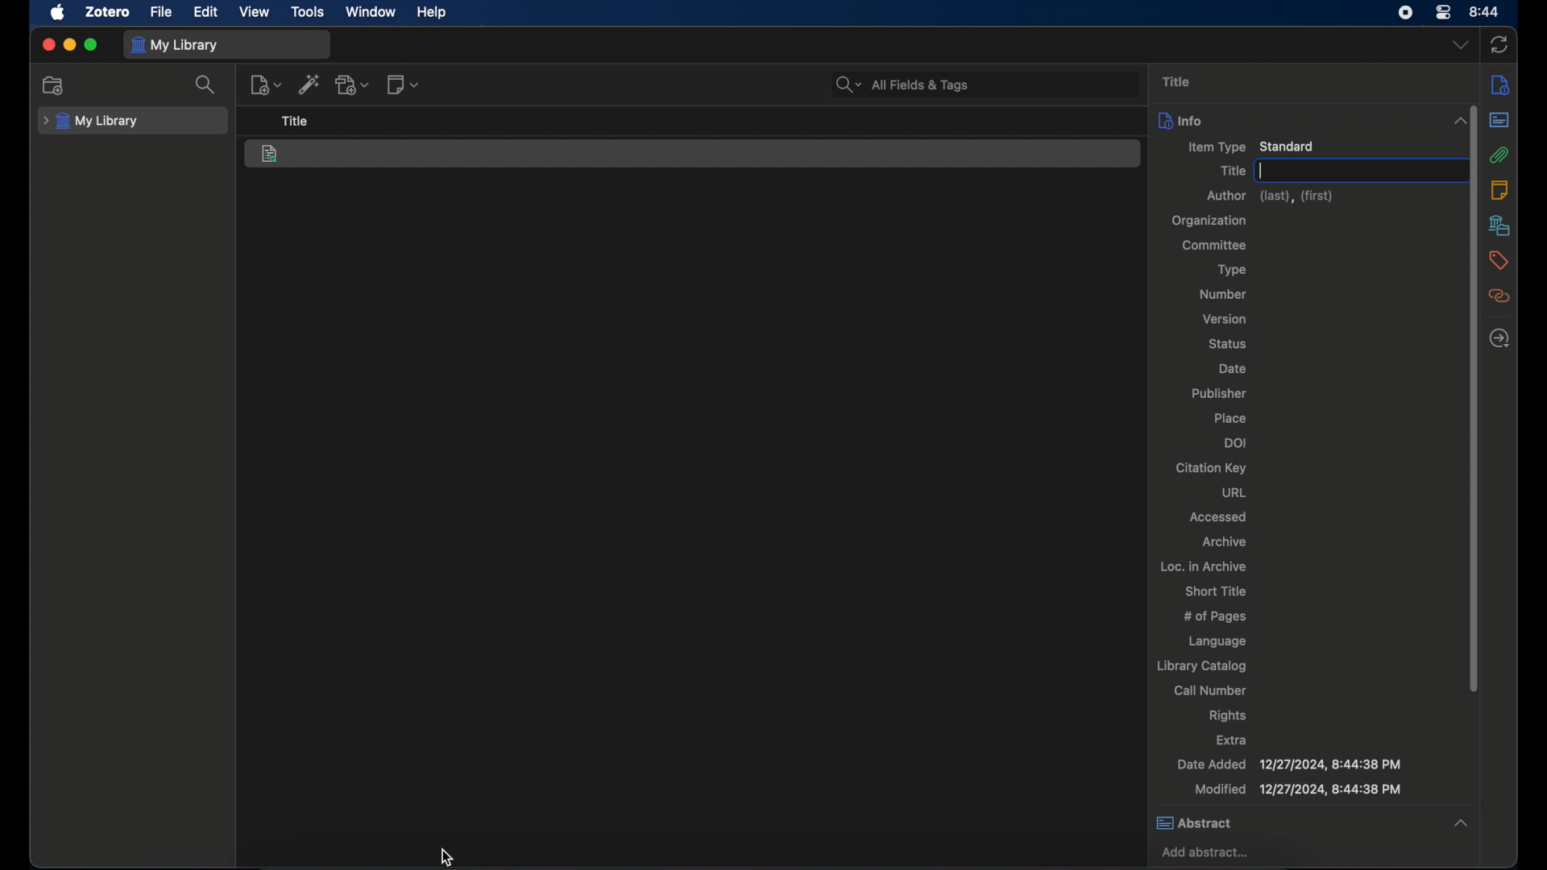 This screenshot has height=870, width=1547. I want to click on version, so click(1223, 319).